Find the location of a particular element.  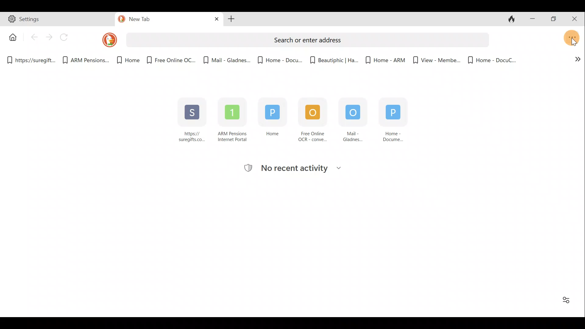

Forward is located at coordinates (50, 37).